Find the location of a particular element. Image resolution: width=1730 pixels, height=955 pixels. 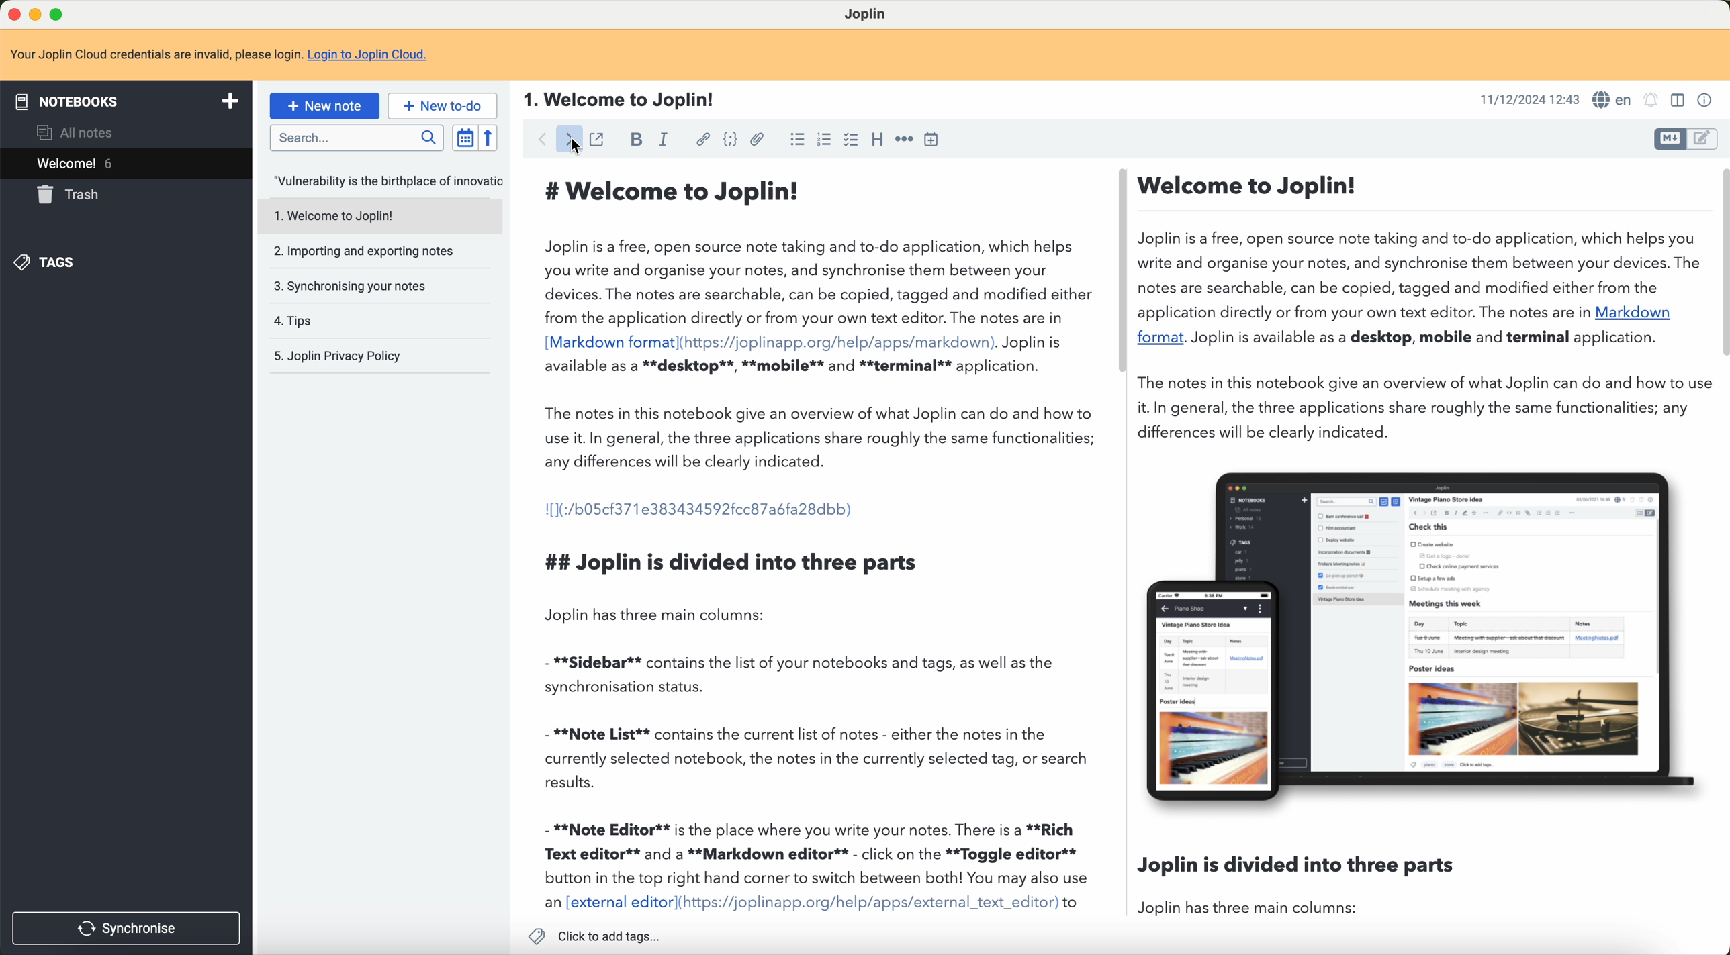

italic is located at coordinates (667, 139).